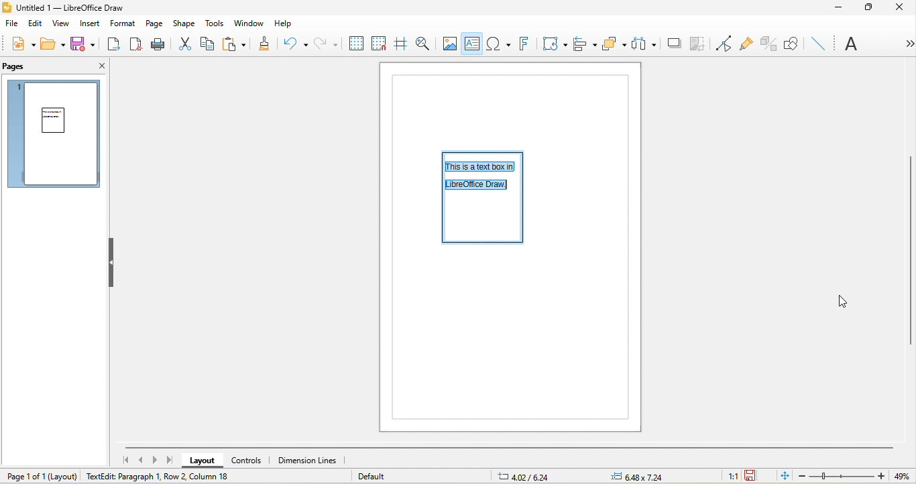 Image resolution: width=916 pixels, height=484 pixels. I want to click on minimize, so click(838, 8).